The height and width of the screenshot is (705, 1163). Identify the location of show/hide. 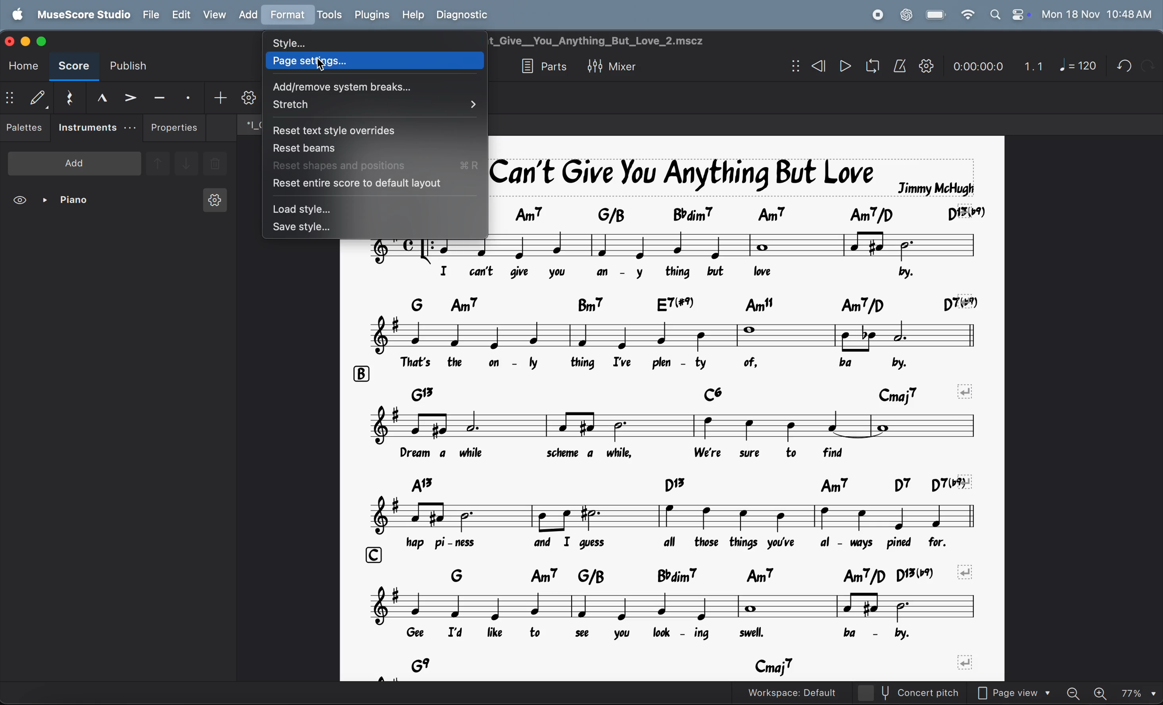
(793, 67).